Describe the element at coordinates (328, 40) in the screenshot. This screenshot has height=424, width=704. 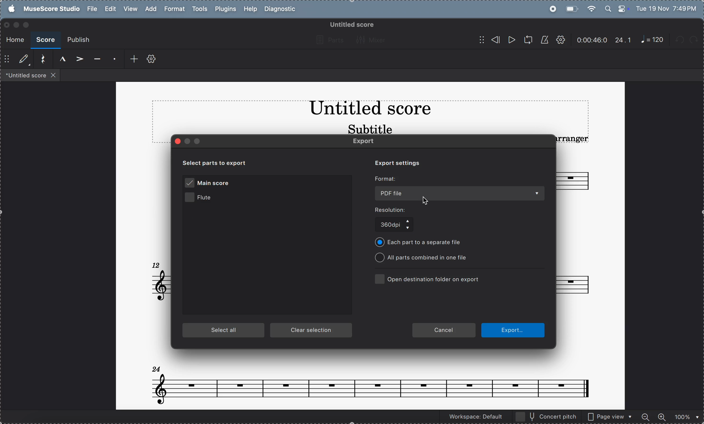
I see `parts` at that location.